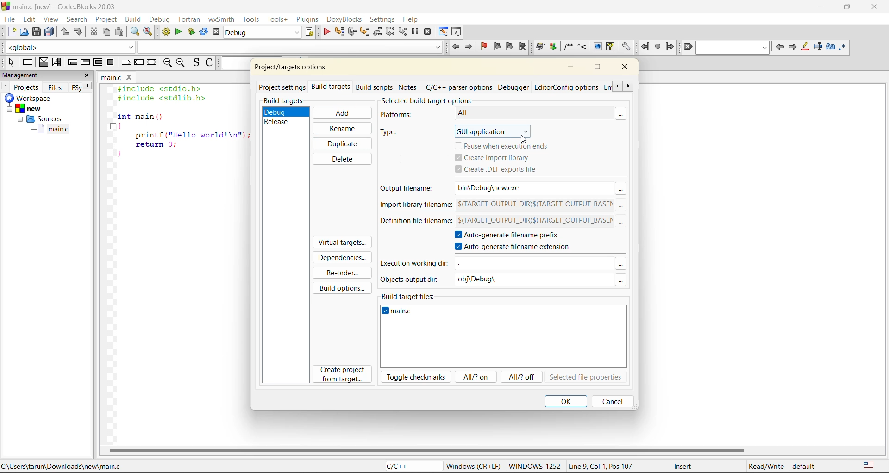 This screenshot has height=473, width=889. I want to click on next line, so click(353, 33).